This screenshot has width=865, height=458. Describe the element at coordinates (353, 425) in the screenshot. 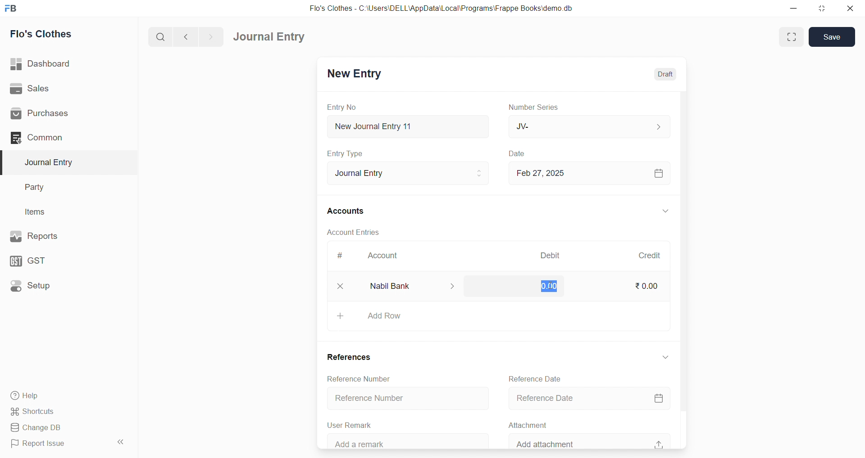

I see `User Remark` at that location.